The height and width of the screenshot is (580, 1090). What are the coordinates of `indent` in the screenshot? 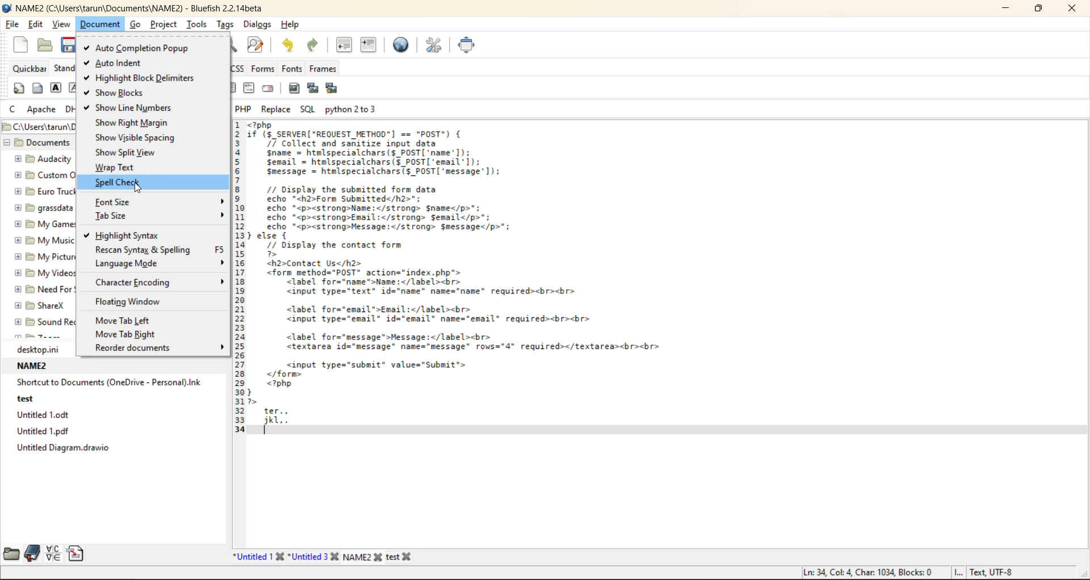 It's located at (368, 44).